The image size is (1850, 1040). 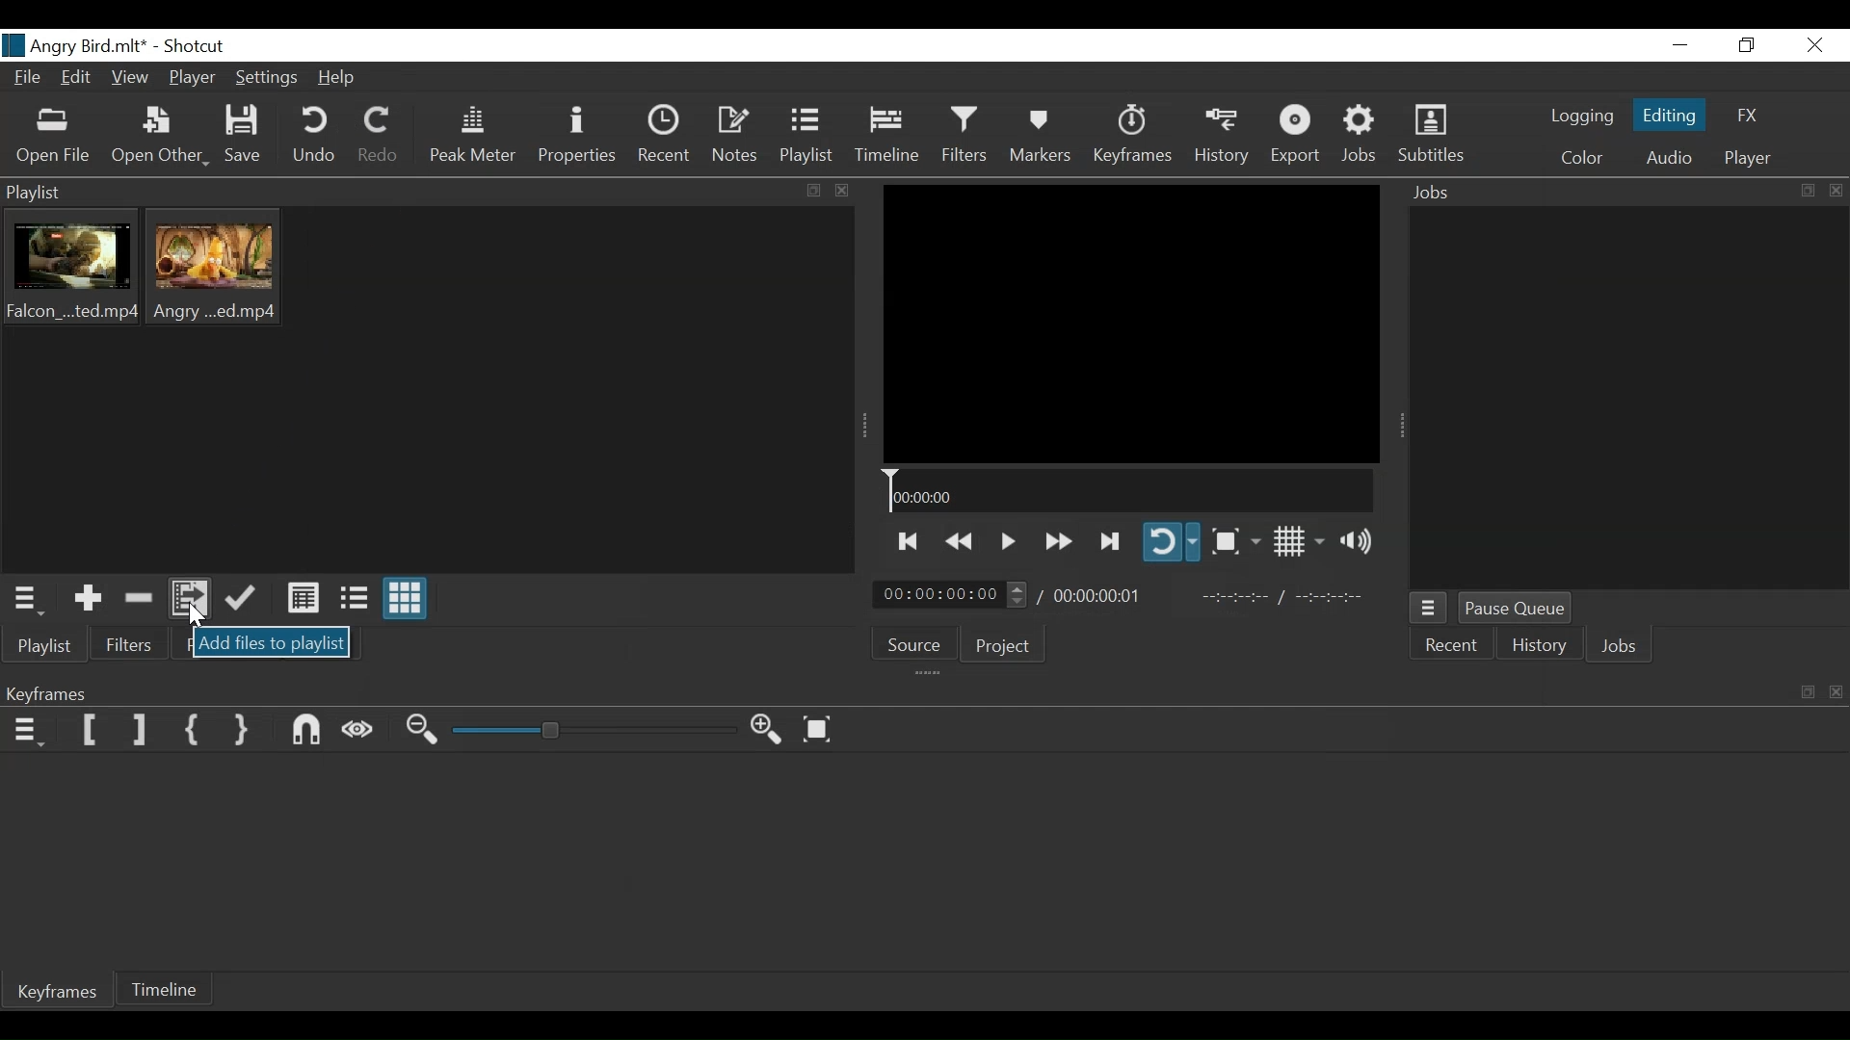 What do you see at coordinates (1454, 647) in the screenshot?
I see `Recent` at bounding box center [1454, 647].